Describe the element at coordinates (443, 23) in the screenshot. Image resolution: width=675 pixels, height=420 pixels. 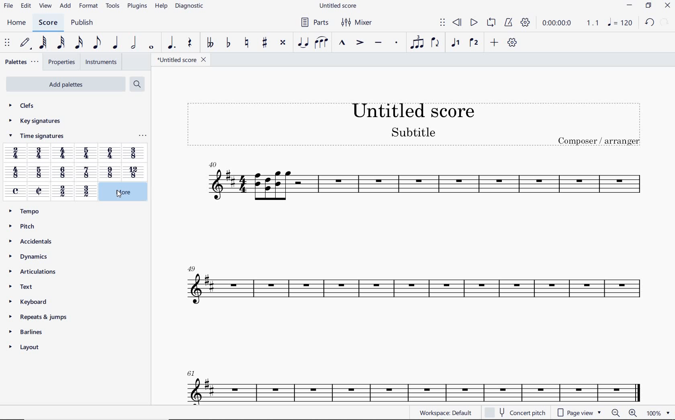
I see `SELECT TO MOVE` at that location.